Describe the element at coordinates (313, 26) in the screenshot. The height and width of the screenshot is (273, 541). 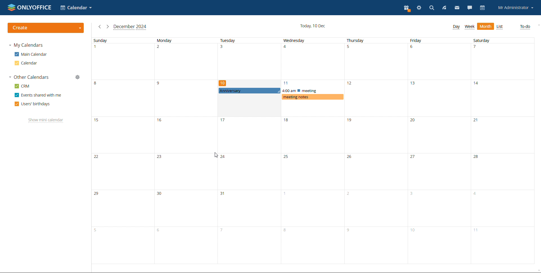
I see `current date` at that location.